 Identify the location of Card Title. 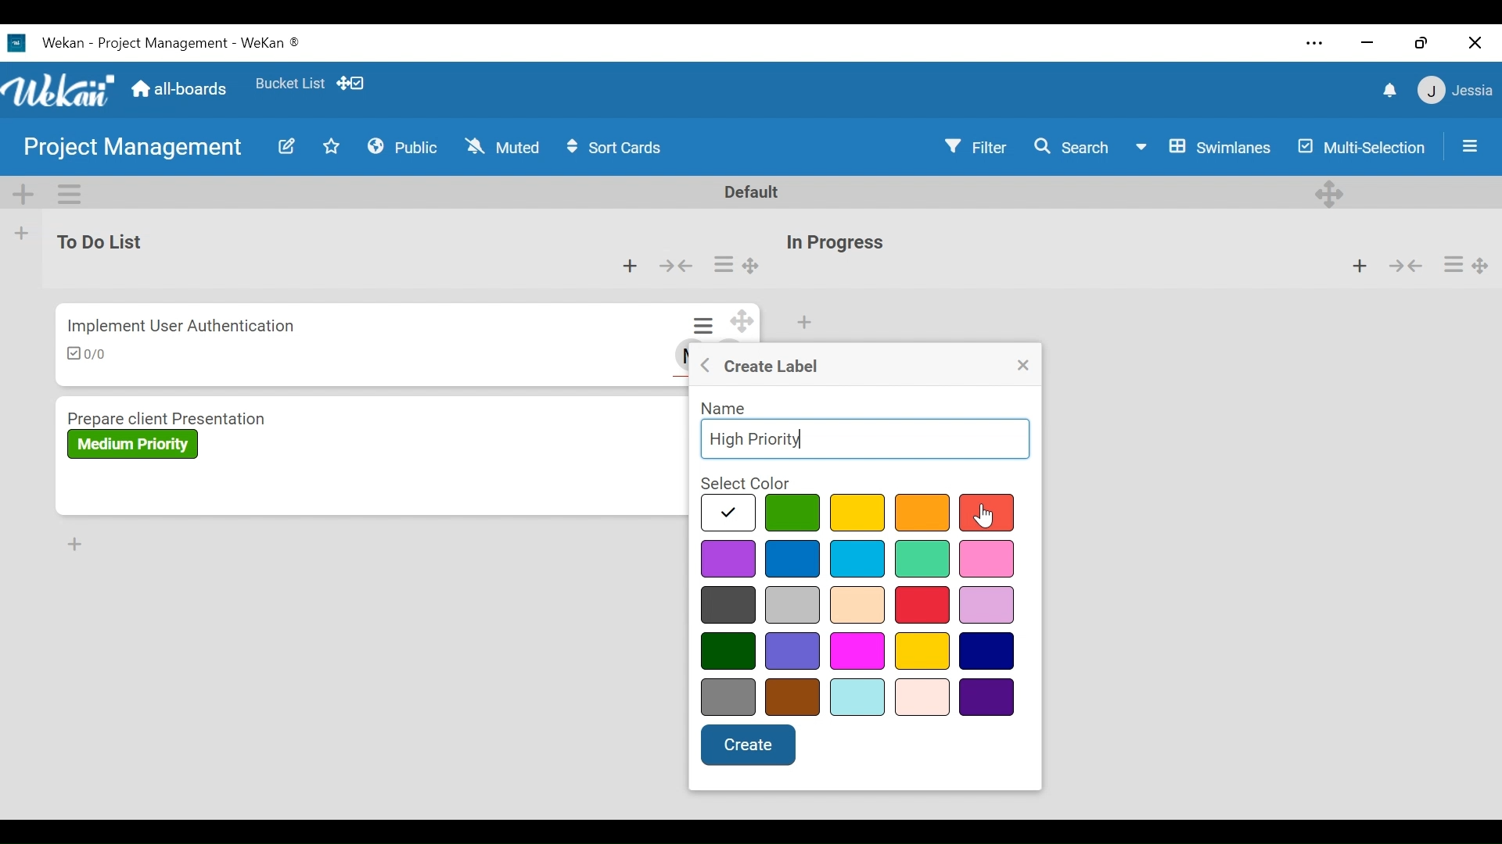
(173, 415).